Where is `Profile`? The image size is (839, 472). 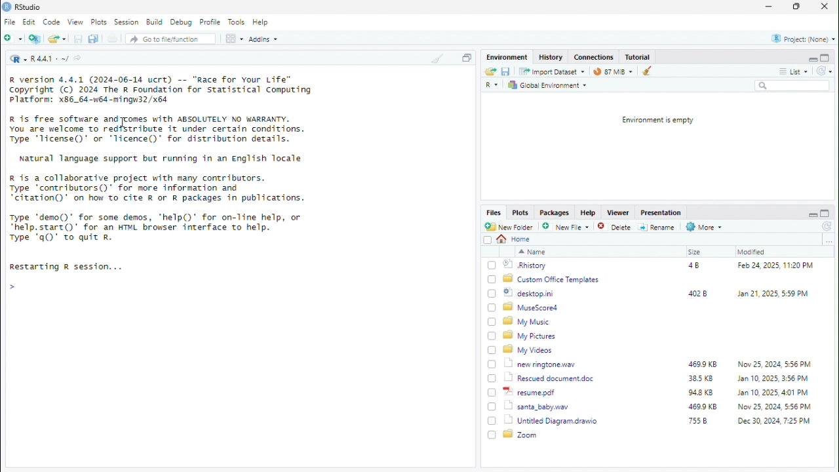 Profile is located at coordinates (212, 22).